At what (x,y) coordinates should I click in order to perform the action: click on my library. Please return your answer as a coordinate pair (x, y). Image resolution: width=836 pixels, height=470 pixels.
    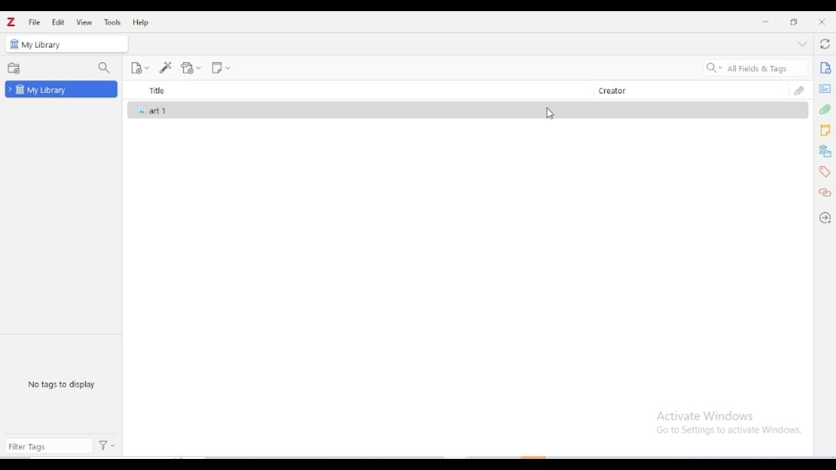
    Looking at the image, I should click on (61, 89).